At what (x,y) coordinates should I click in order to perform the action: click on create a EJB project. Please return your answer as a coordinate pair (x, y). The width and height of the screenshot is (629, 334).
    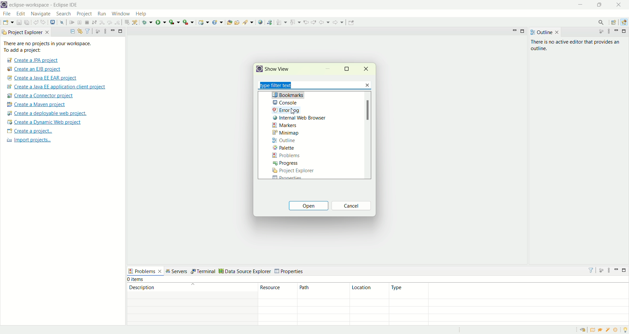
    Looking at the image, I should click on (35, 69).